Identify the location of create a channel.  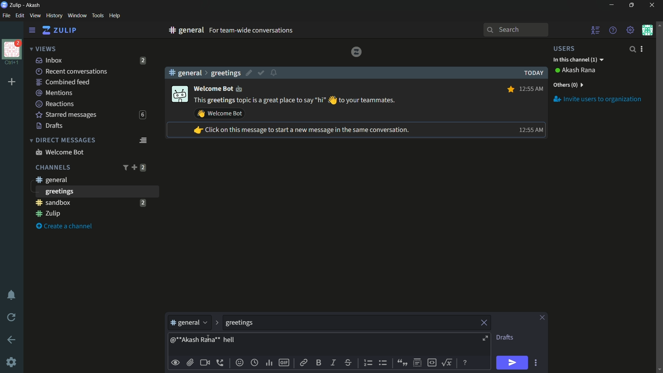
(66, 227).